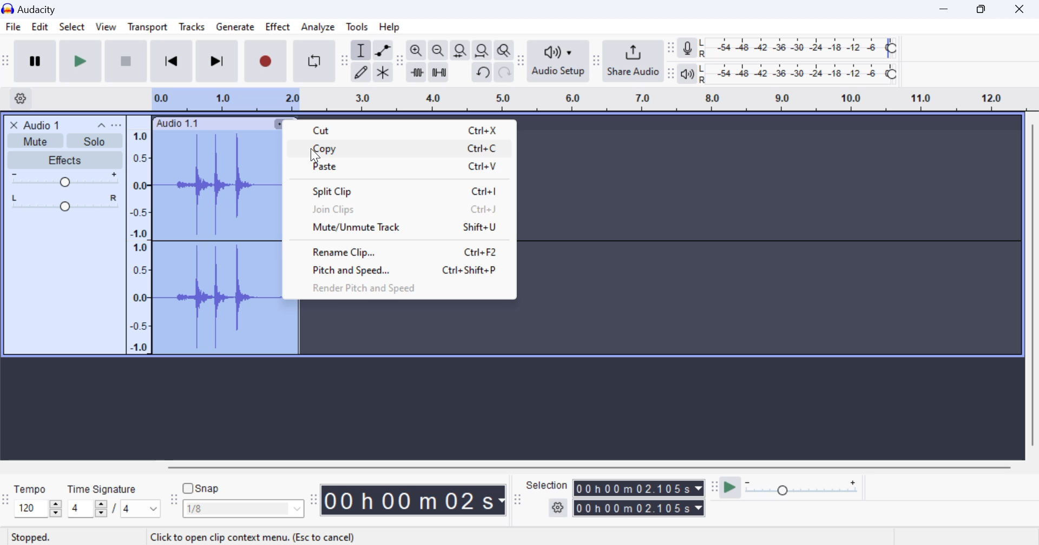 Image resolution: width=1039 pixels, height=545 pixels. Describe the element at coordinates (945, 9) in the screenshot. I see `Restore Down` at that location.